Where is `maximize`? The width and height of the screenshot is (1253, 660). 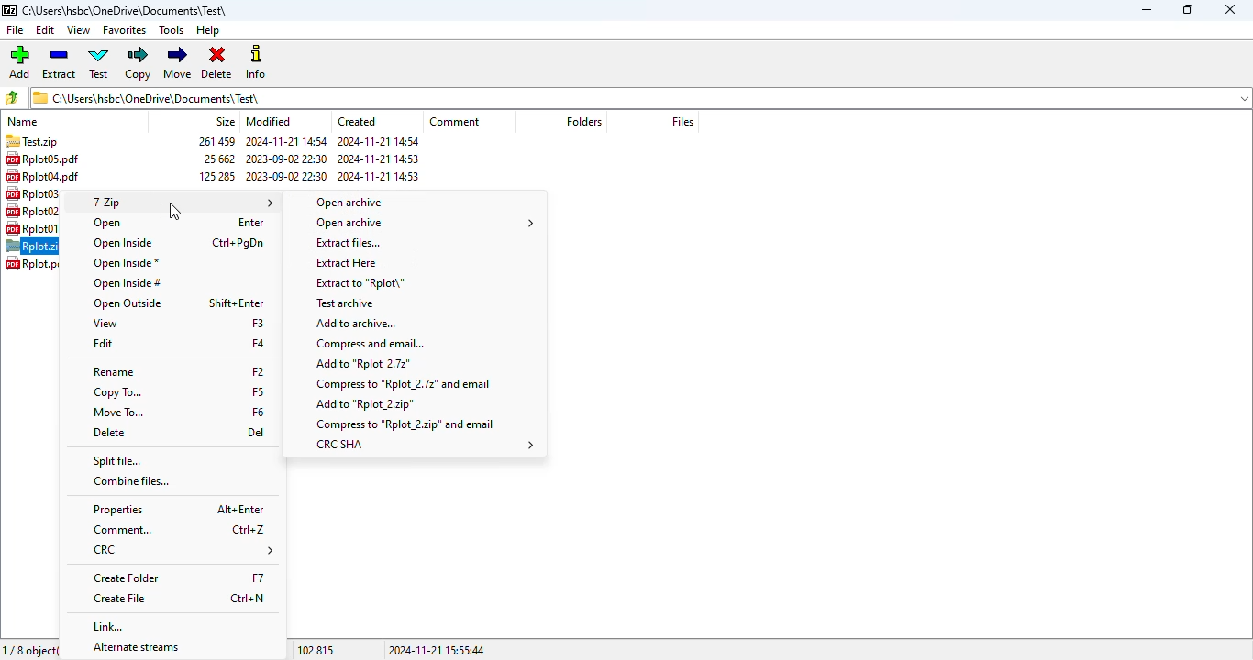 maximize is located at coordinates (1187, 9).